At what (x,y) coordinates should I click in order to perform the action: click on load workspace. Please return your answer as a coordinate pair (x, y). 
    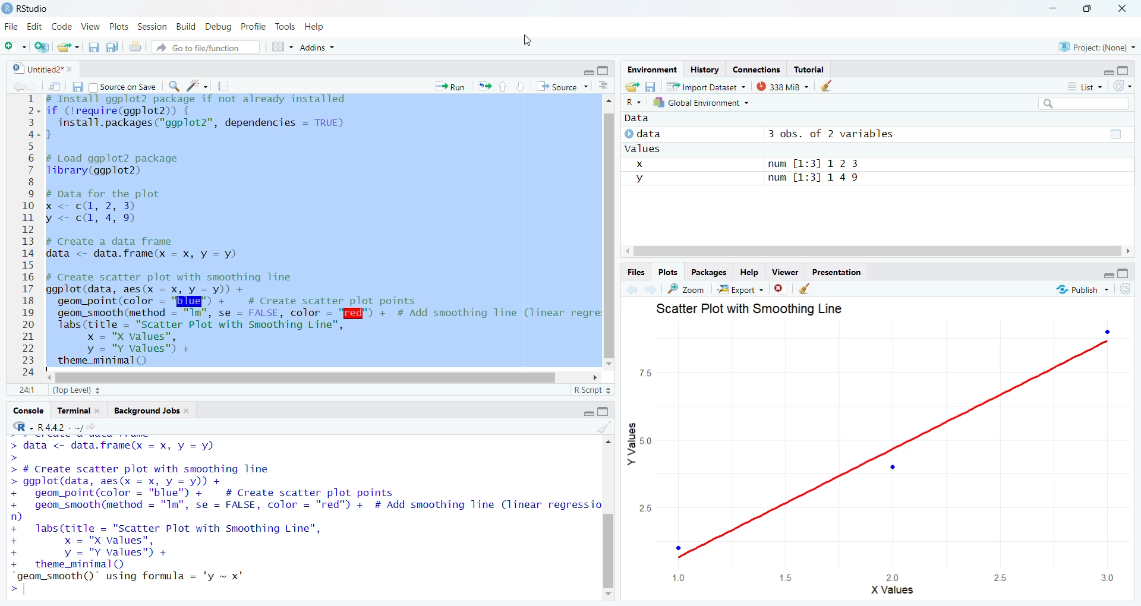
    Looking at the image, I should click on (632, 87).